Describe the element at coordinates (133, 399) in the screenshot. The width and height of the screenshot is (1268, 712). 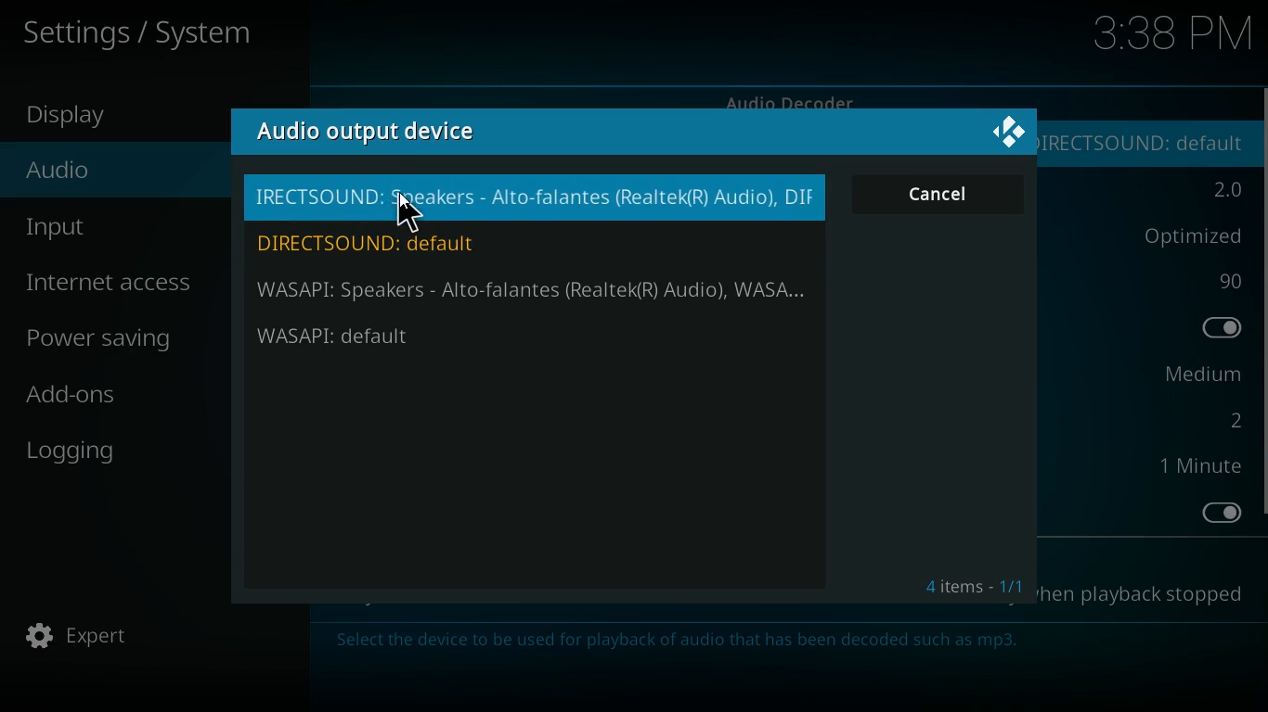
I see `add-ons` at that location.